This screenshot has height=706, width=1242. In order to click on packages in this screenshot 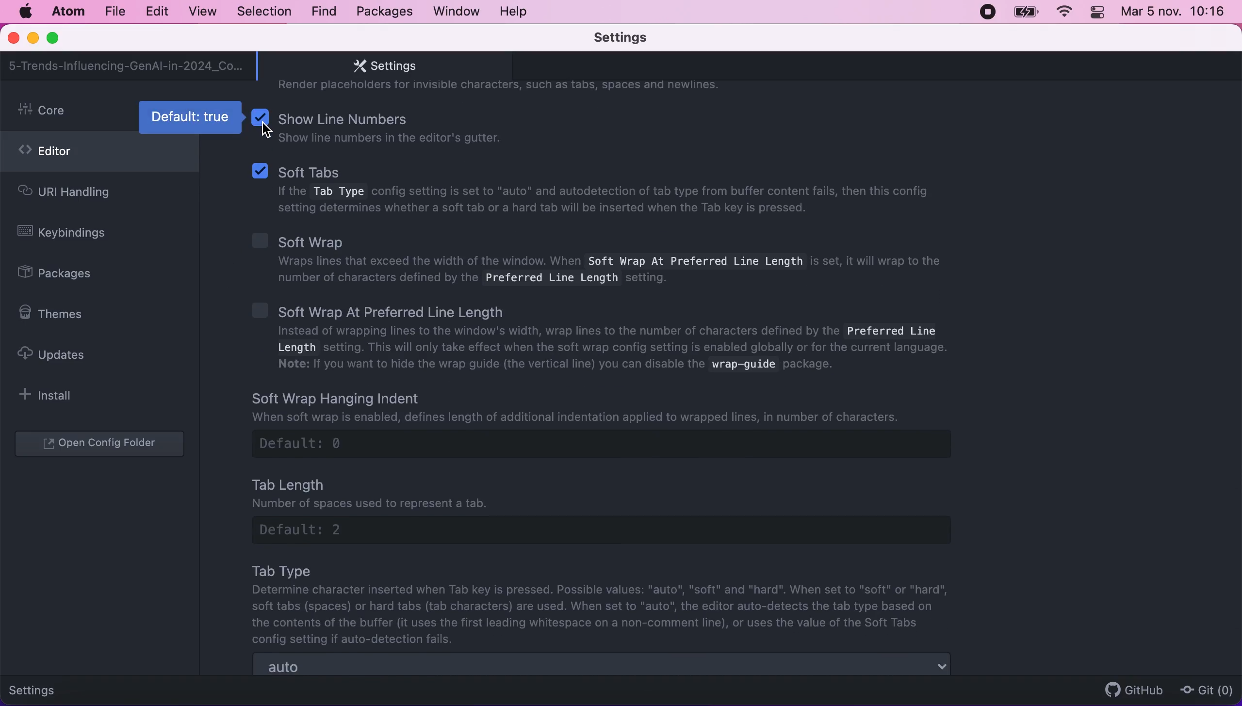, I will do `click(383, 12)`.